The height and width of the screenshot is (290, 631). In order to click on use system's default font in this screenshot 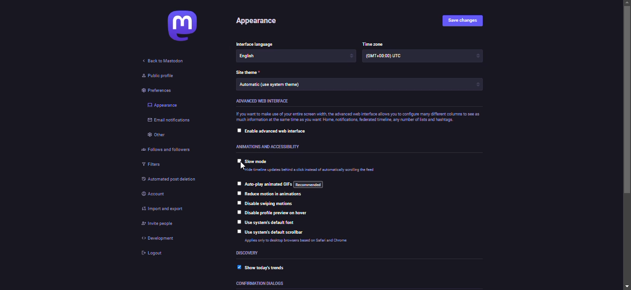, I will do `click(270, 223)`.